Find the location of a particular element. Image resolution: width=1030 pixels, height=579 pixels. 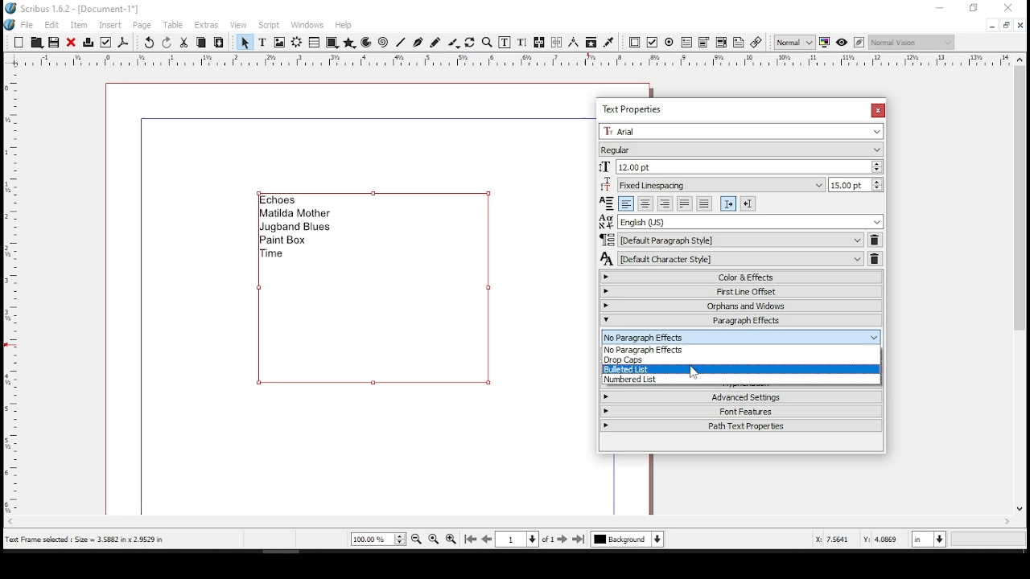

select layer is located at coordinates (628, 539).